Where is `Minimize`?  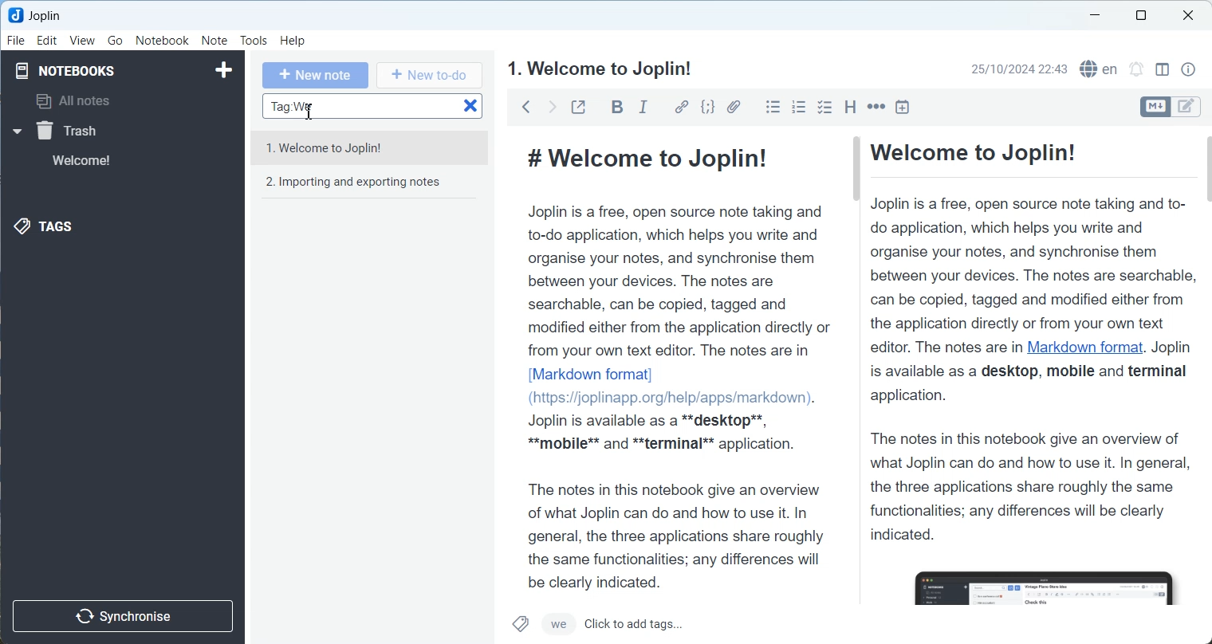 Minimize is located at coordinates (1094, 15).